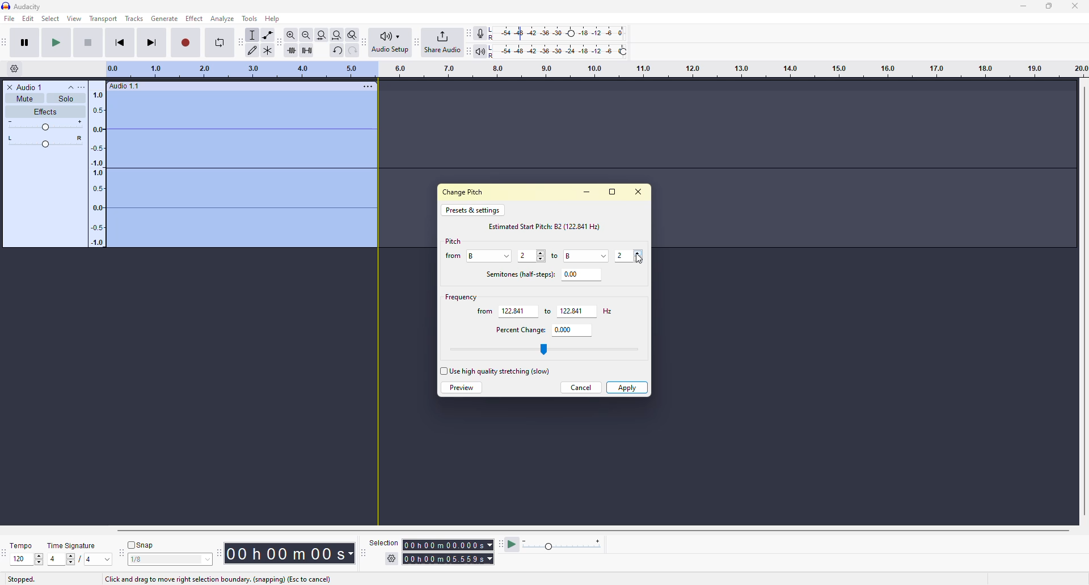 Image resolution: width=1089 pixels, height=585 pixels. What do you see at coordinates (226, 168) in the screenshot?
I see `audio` at bounding box center [226, 168].